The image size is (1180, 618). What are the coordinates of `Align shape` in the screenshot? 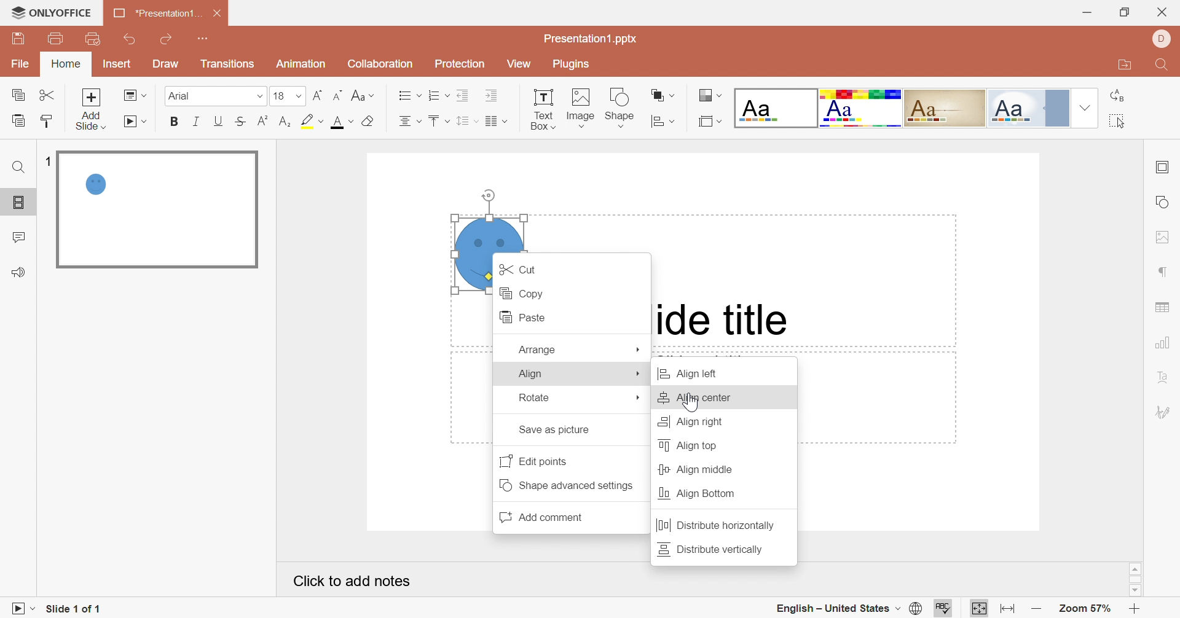 It's located at (666, 122).